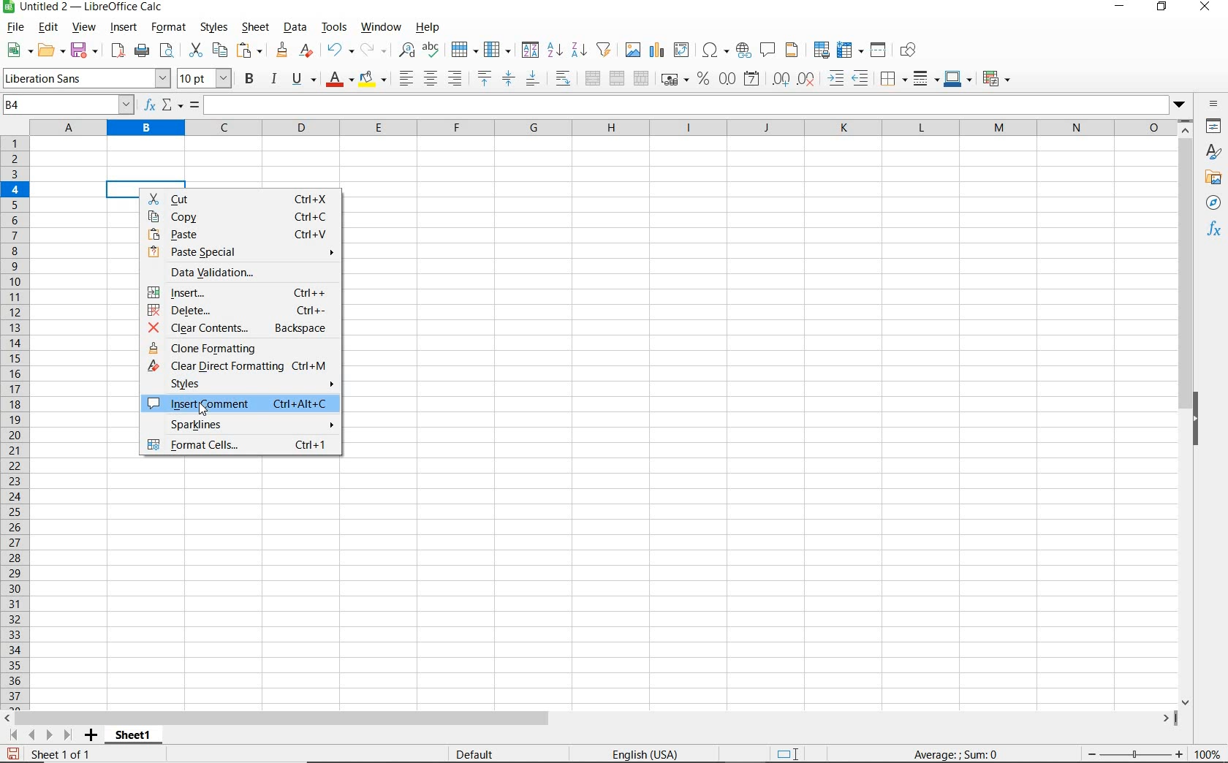 The image size is (1228, 763). What do you see at coordinates (1201, 419) in the screenshot?
I see `hide` at bounding box center [1201, 419].